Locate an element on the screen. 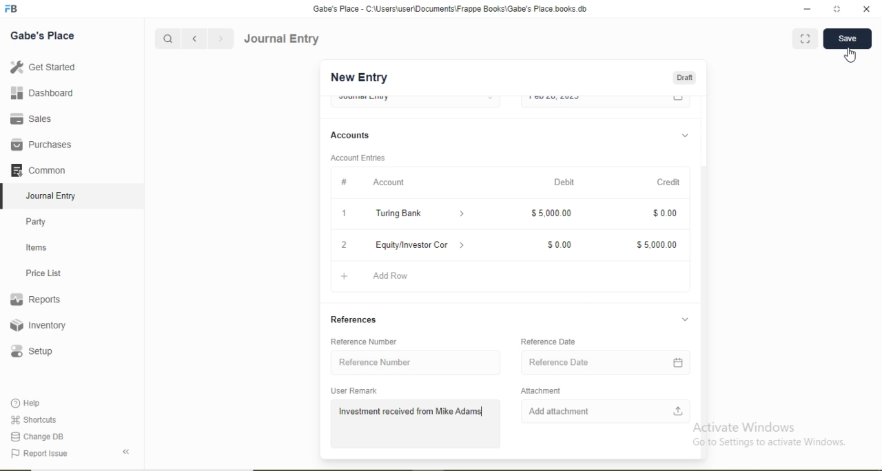  ‘Gabe's Place - C:\Users\useriDocuments\Frappe Books\Gabe's Place books db is located at coordinates (449, 9).